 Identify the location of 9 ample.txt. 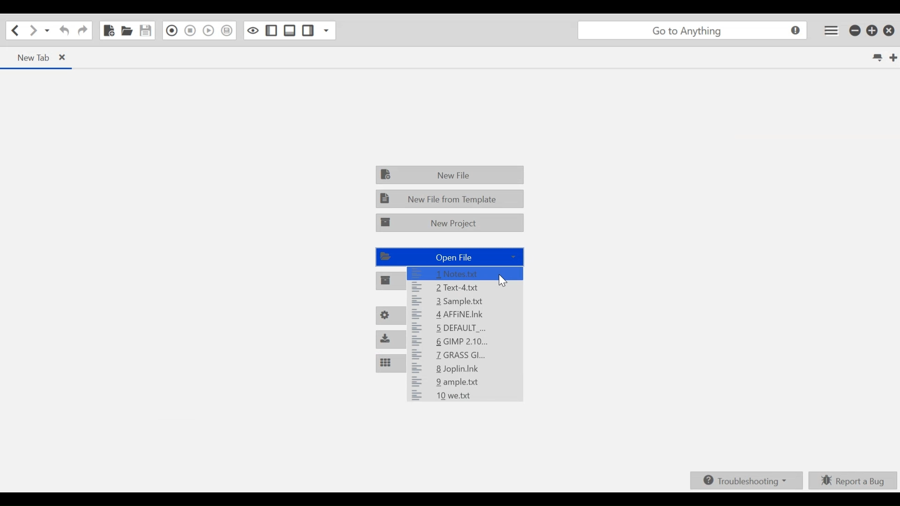
(467, 382).